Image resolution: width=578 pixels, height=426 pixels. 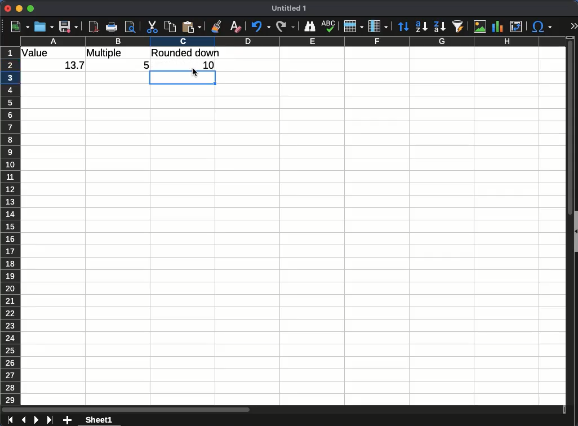 What do you see at coordinates (310, 27) in the screenshot?
I see `finder` at bounding box center [310, 27].